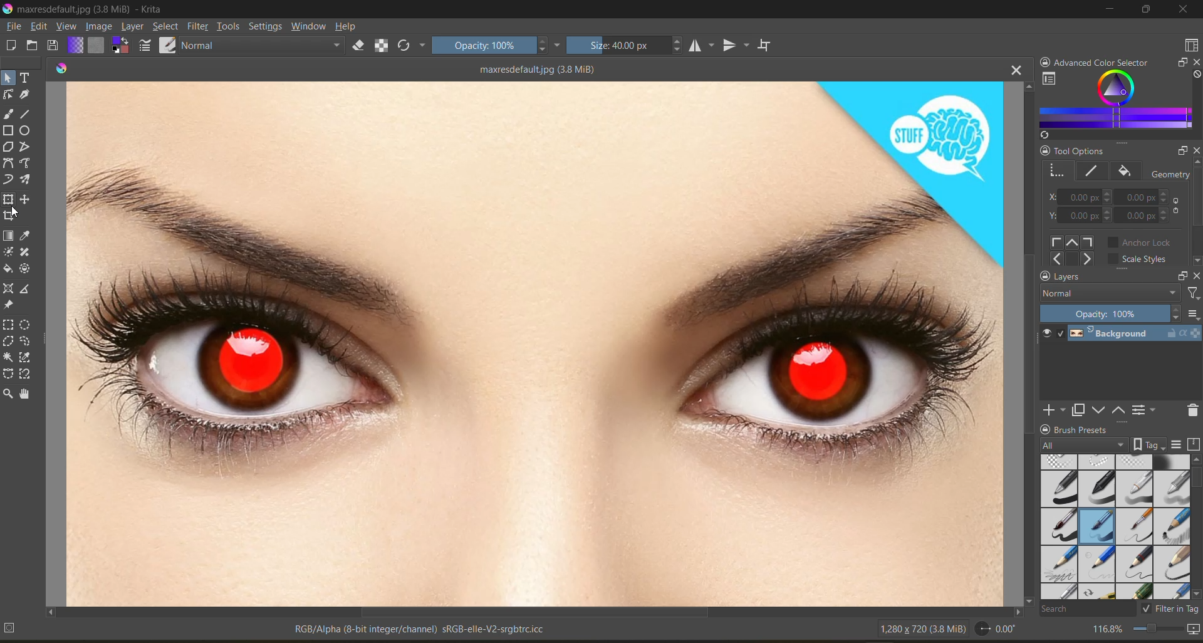  What do you see at coordinates (26, 358) in the screenshot?
I see `tool` at bounding box center [26, 358].